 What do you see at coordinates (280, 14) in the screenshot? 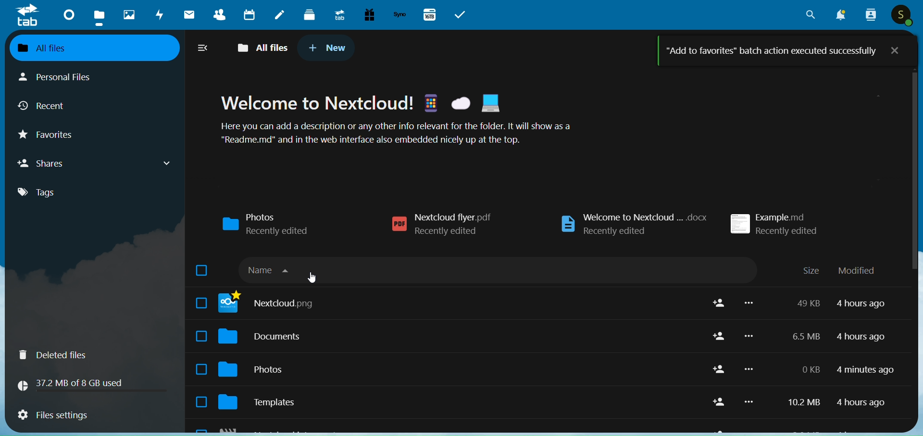
I see `notes` at bounding box center [280, 14].